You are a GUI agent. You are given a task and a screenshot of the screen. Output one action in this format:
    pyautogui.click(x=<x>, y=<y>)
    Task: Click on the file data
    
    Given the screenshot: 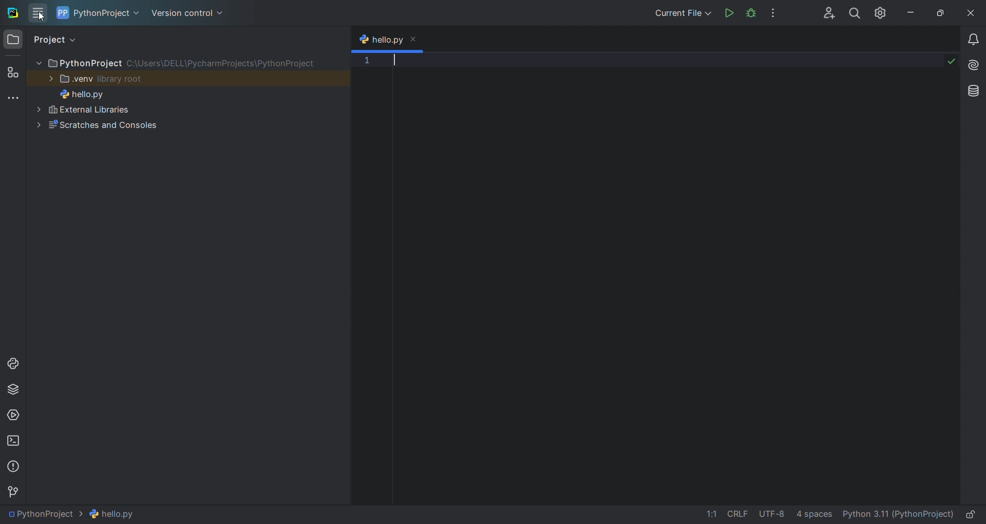 What is the action you would take?
    pyautogui.click(x=762, y=513)
    